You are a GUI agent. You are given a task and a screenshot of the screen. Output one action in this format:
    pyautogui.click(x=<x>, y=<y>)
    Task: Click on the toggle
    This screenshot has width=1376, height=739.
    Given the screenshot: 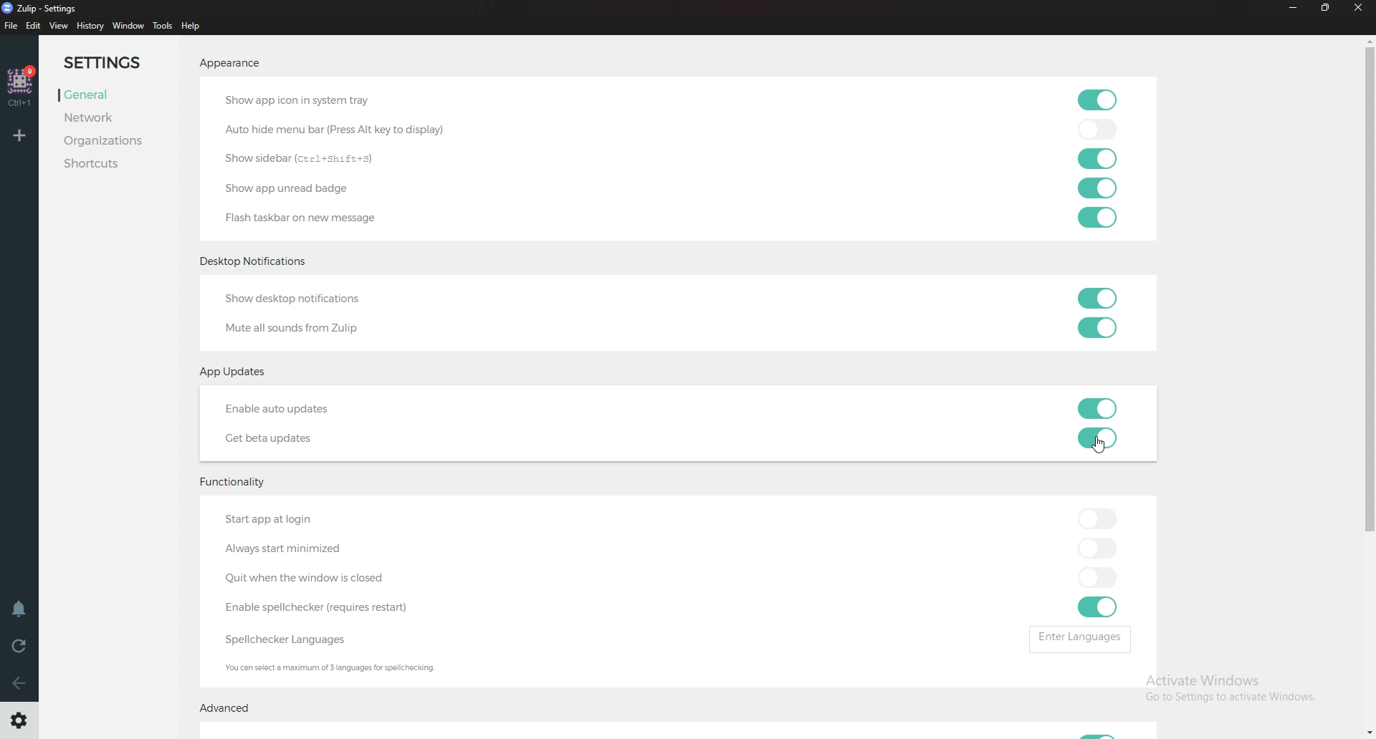 What is the action you would take?
    pyautogui.click(x=1095, y=607)
    